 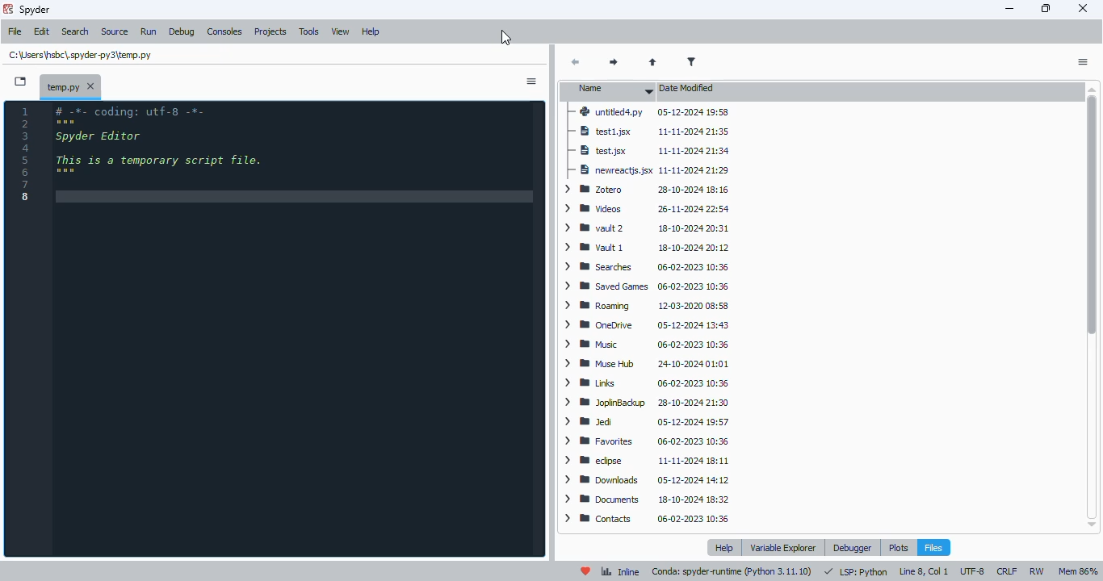 What do you see at coordinates (647, 344) in the screenshot?
I see `Music` at bounding box center [647, 344].